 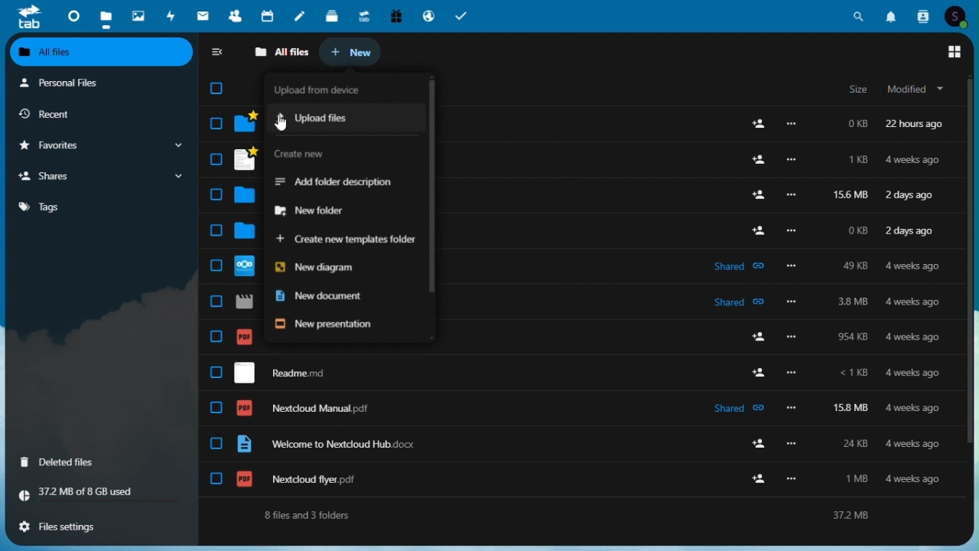 I want to click on more options, so click(x=792, y=301).